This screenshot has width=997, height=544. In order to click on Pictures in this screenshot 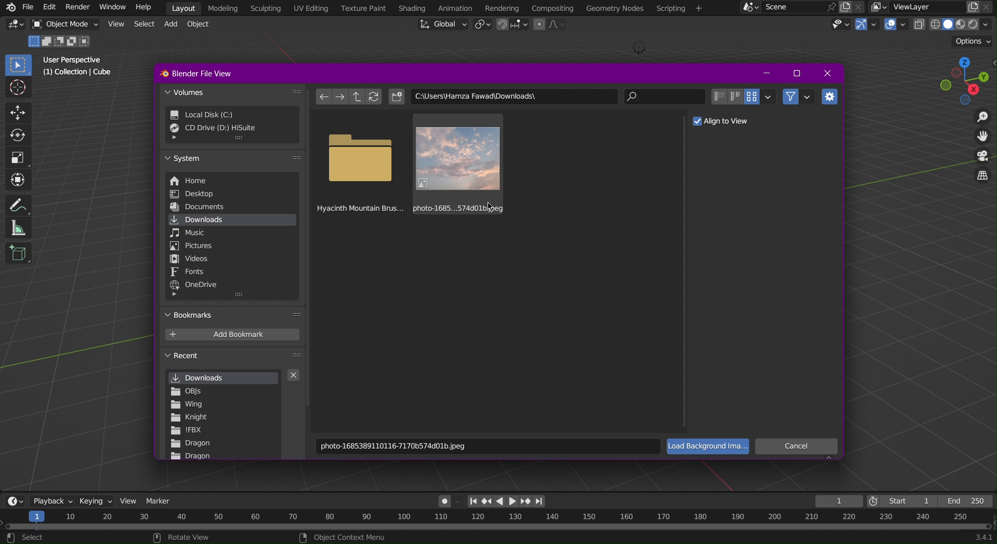, I will do `click(191, 246)`.